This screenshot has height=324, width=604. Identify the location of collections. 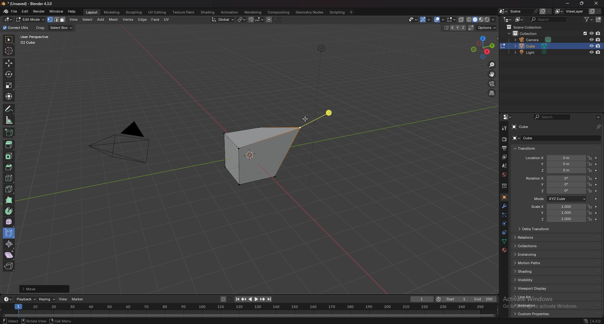
(529, 246).